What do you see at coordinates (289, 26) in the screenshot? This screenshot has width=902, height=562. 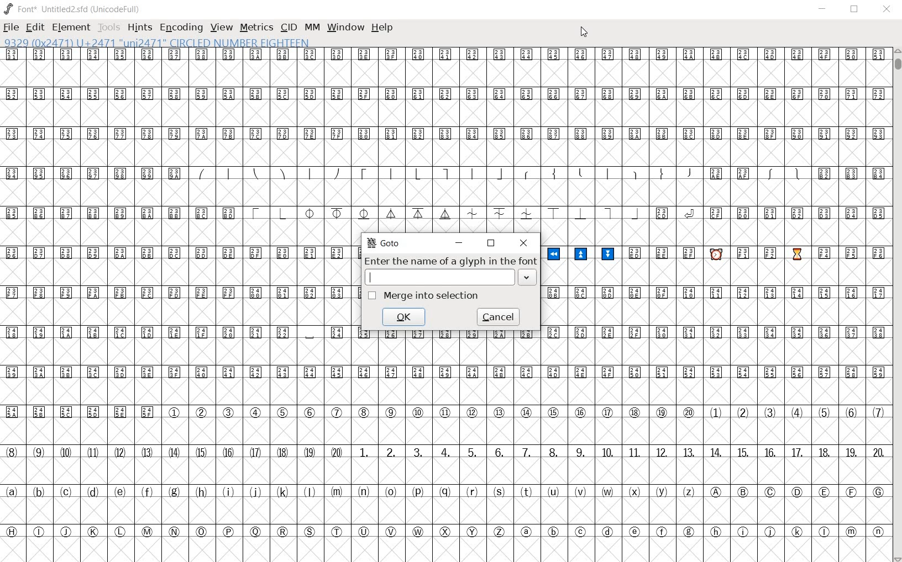 I see `cid` at bounding box center [289, 26].